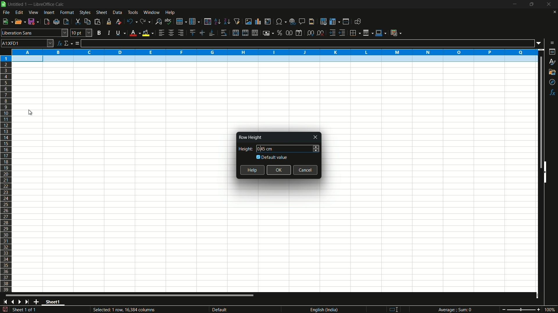 Image resolution: width=558 pixels, height=313 pixels. What do you see at coordinates (117, 12) in the screenshot?
I see `data menu` at bounding box center [117, 12].